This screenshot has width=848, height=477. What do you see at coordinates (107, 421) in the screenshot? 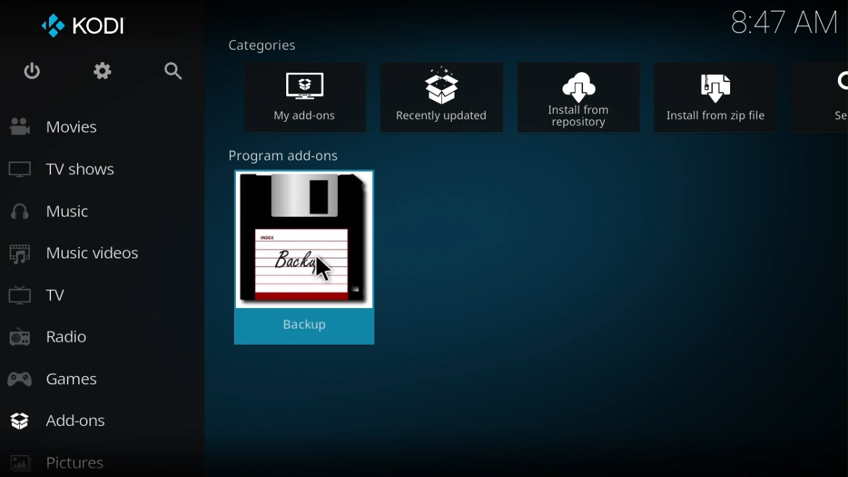
I see `add-ons` at bounding box center [107, 421].